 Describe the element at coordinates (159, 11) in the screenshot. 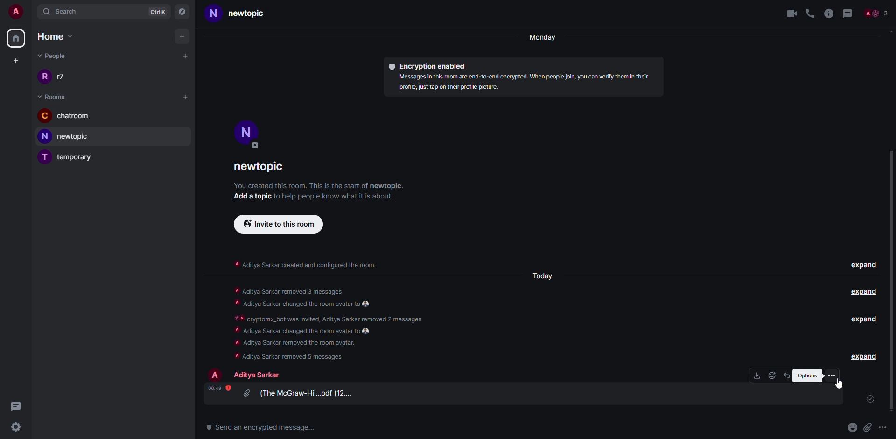

I see `ctrlK` at that location.